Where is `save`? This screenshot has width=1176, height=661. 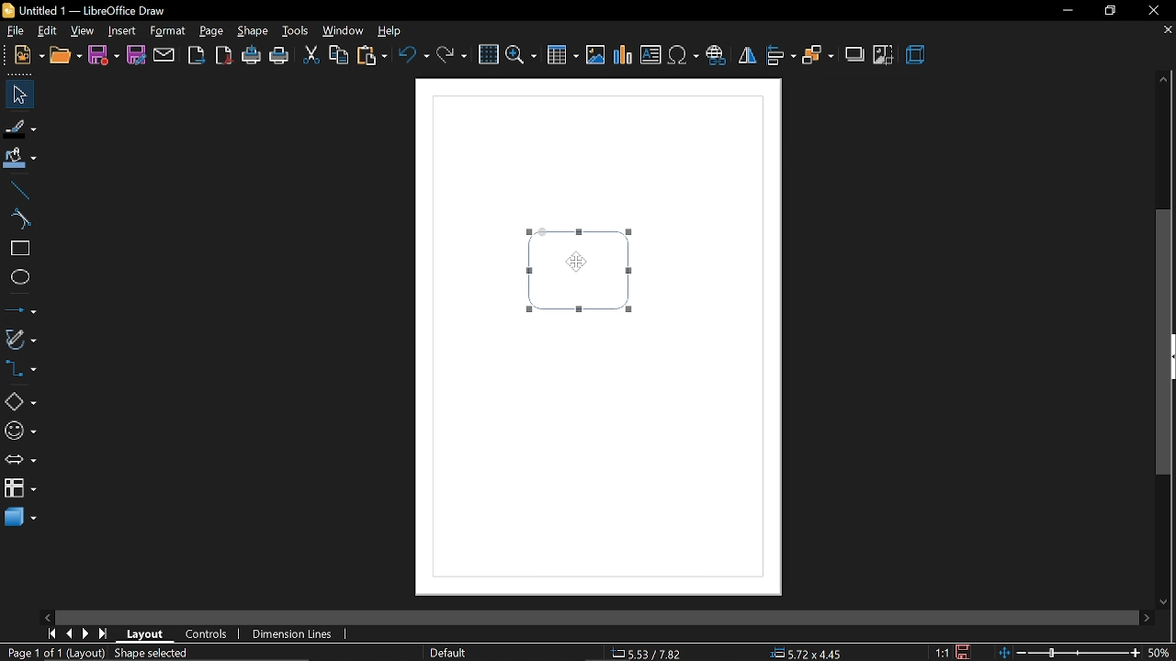
save is located at coordinates (104, 55).